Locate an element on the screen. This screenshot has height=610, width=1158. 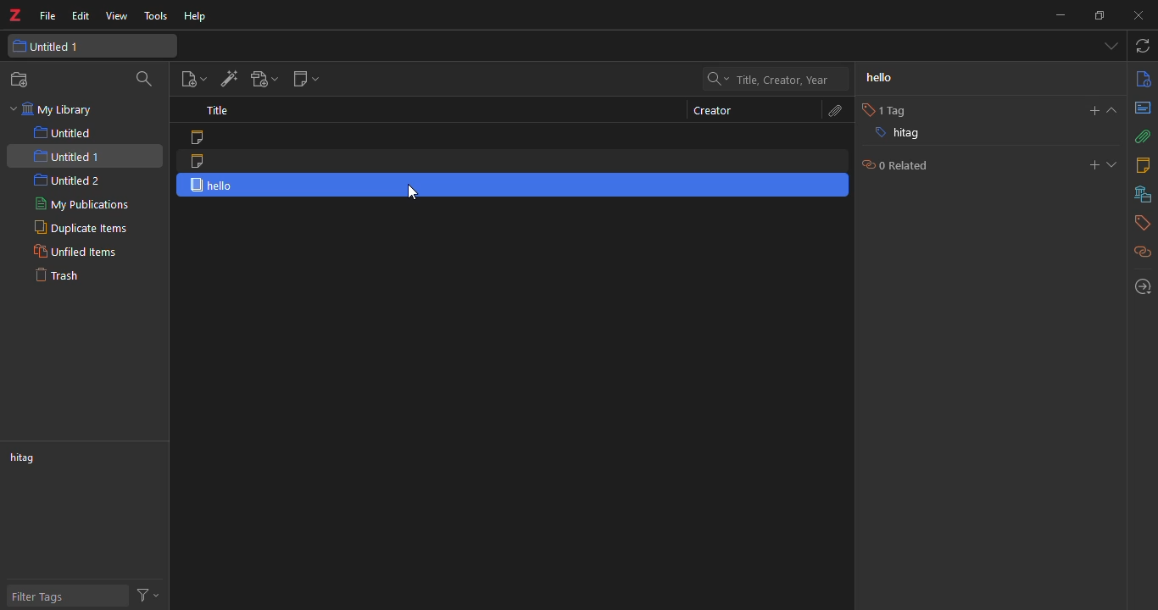
tabs is located at coordinates (1110, 45).